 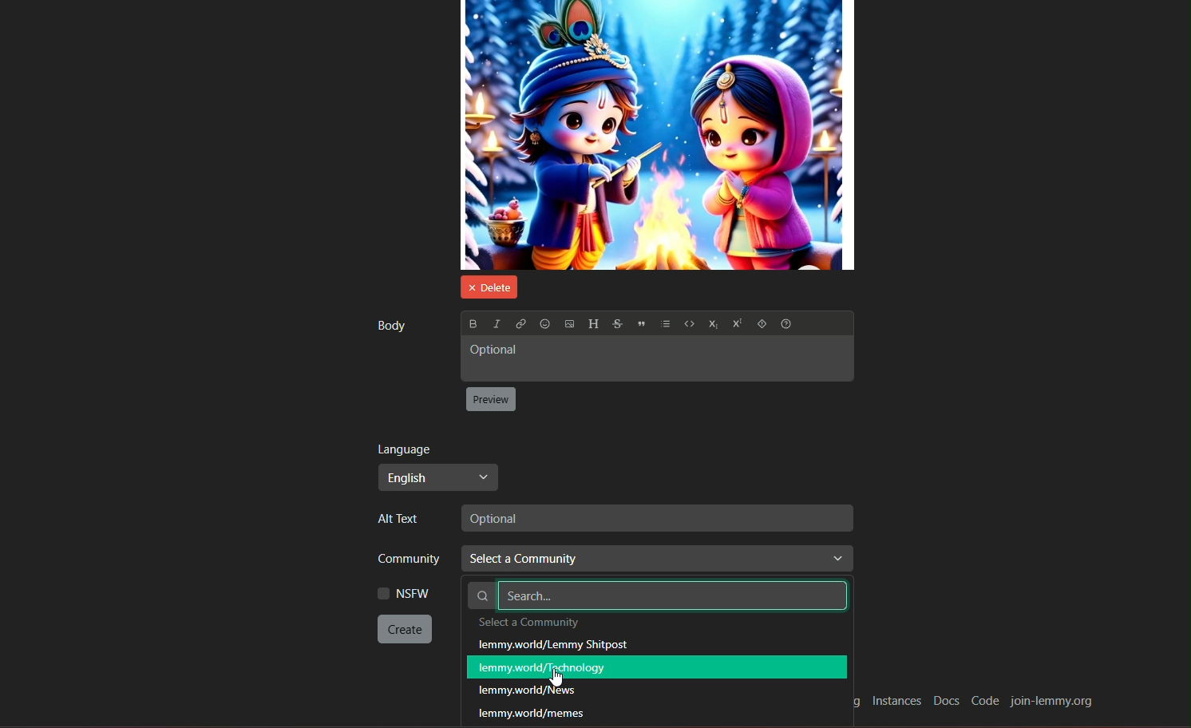 What do you see at coordinates (616, 324) in the screenshot?
I see `strikethrough` at bounding box center [616, 324].